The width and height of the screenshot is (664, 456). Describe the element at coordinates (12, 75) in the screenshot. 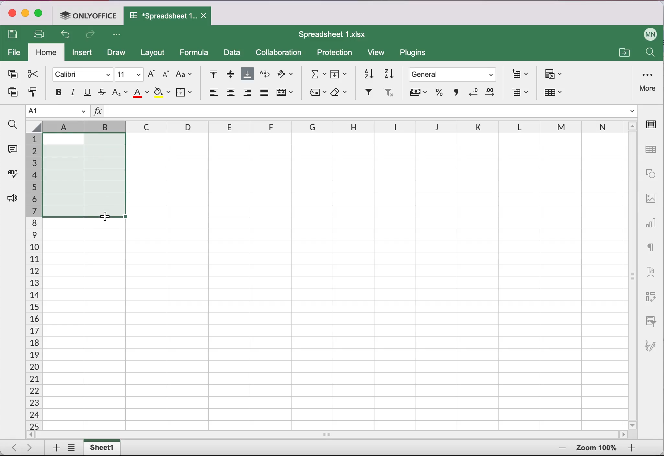

I see `copy` at that location.